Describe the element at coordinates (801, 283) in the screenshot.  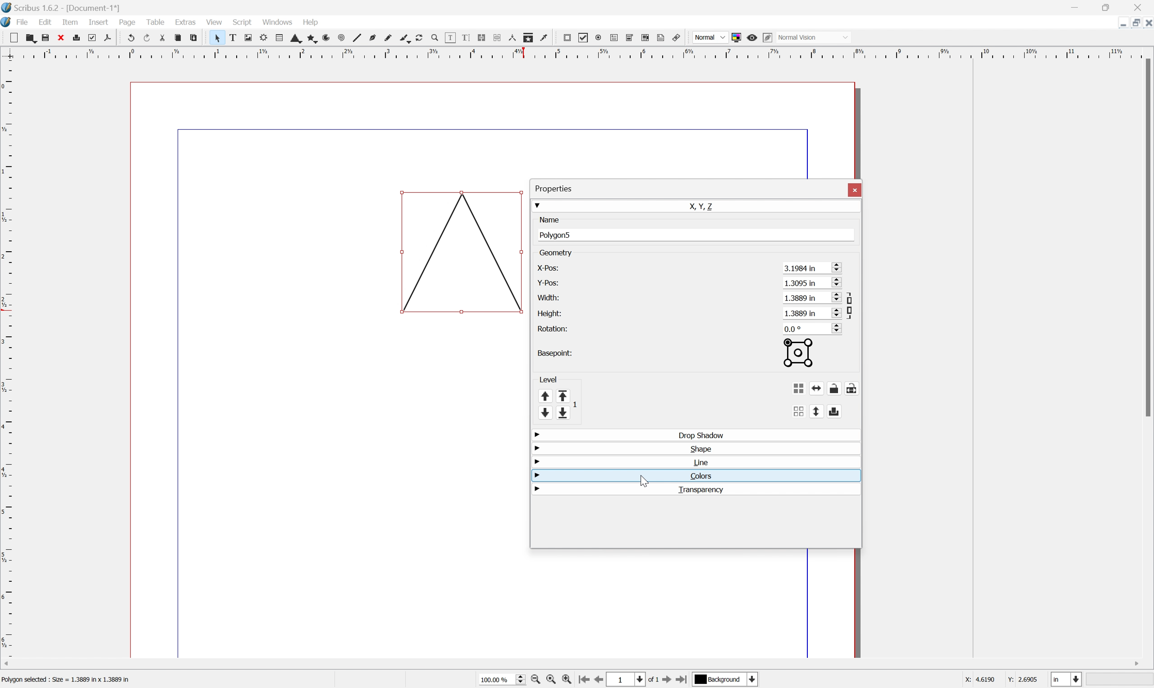
I see `1.3095 in` at that location.